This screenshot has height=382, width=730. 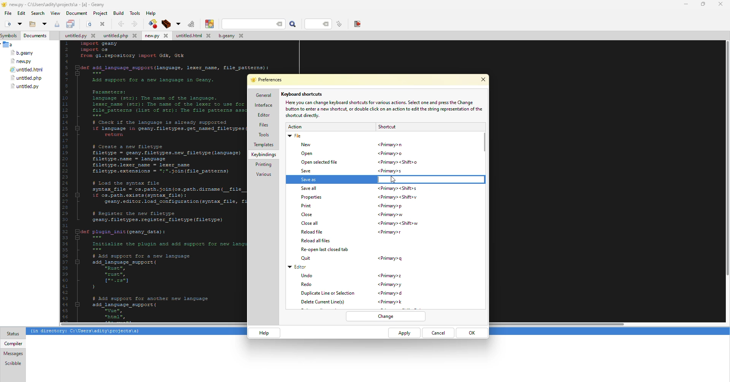 What do you see at coordinates (263, 95) in the screenshot?
I see `general` at bounding box center [263, 95].